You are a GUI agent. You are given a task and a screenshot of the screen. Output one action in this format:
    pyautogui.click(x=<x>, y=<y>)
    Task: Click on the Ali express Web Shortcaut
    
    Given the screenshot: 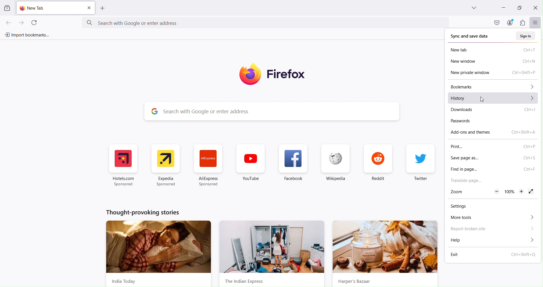 What is the action you would take?
    pyautogui.click(x=209, y=166)
    